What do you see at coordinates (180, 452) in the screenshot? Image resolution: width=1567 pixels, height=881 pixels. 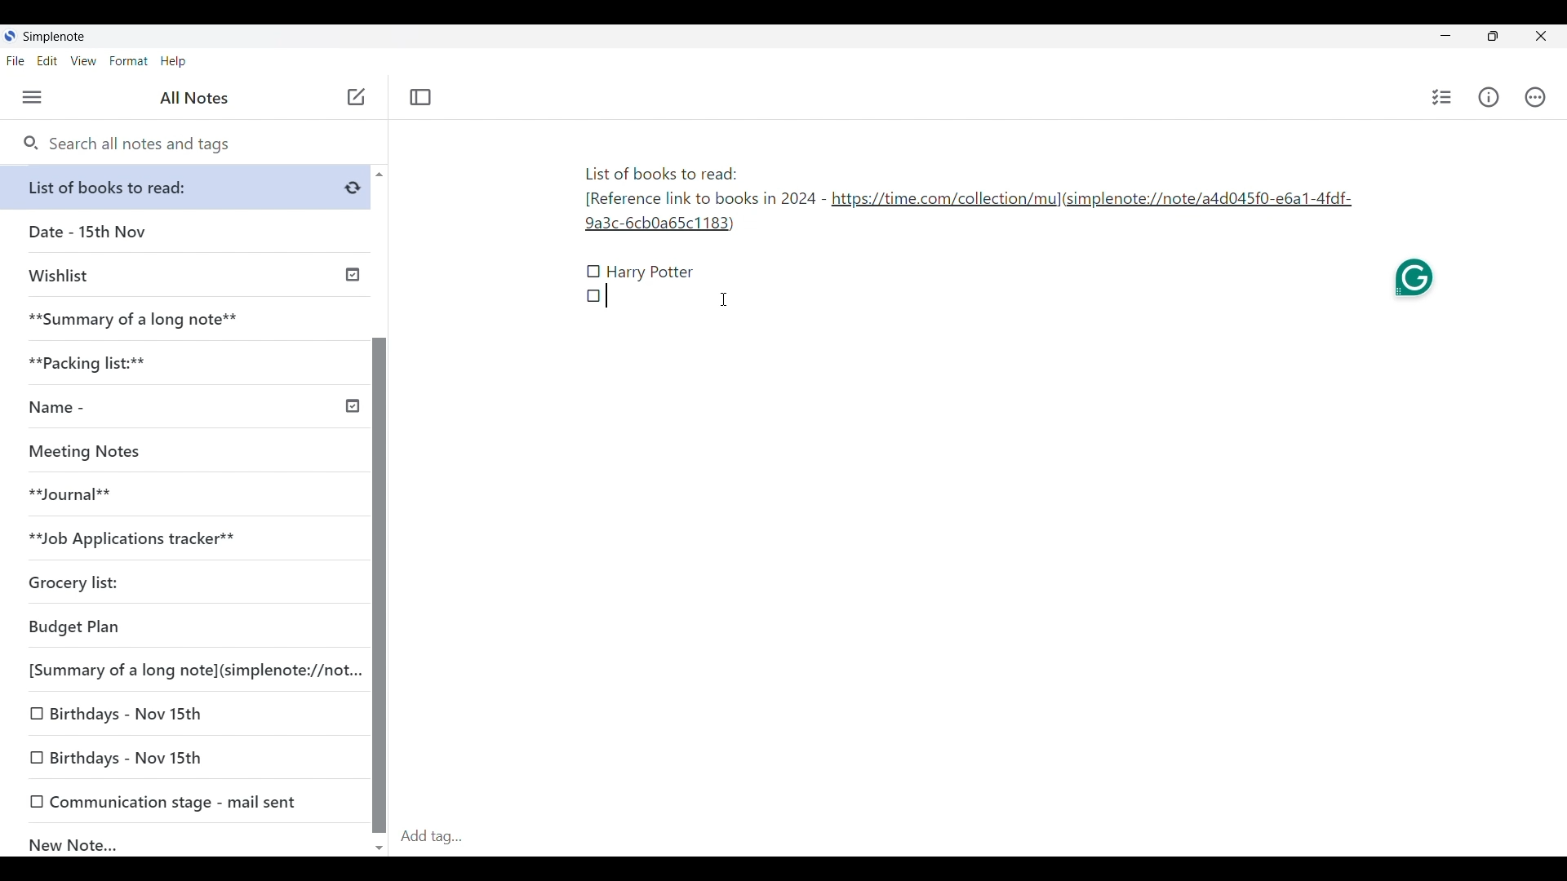 I see `Meeting Notes` at bounding box center [180, 452].